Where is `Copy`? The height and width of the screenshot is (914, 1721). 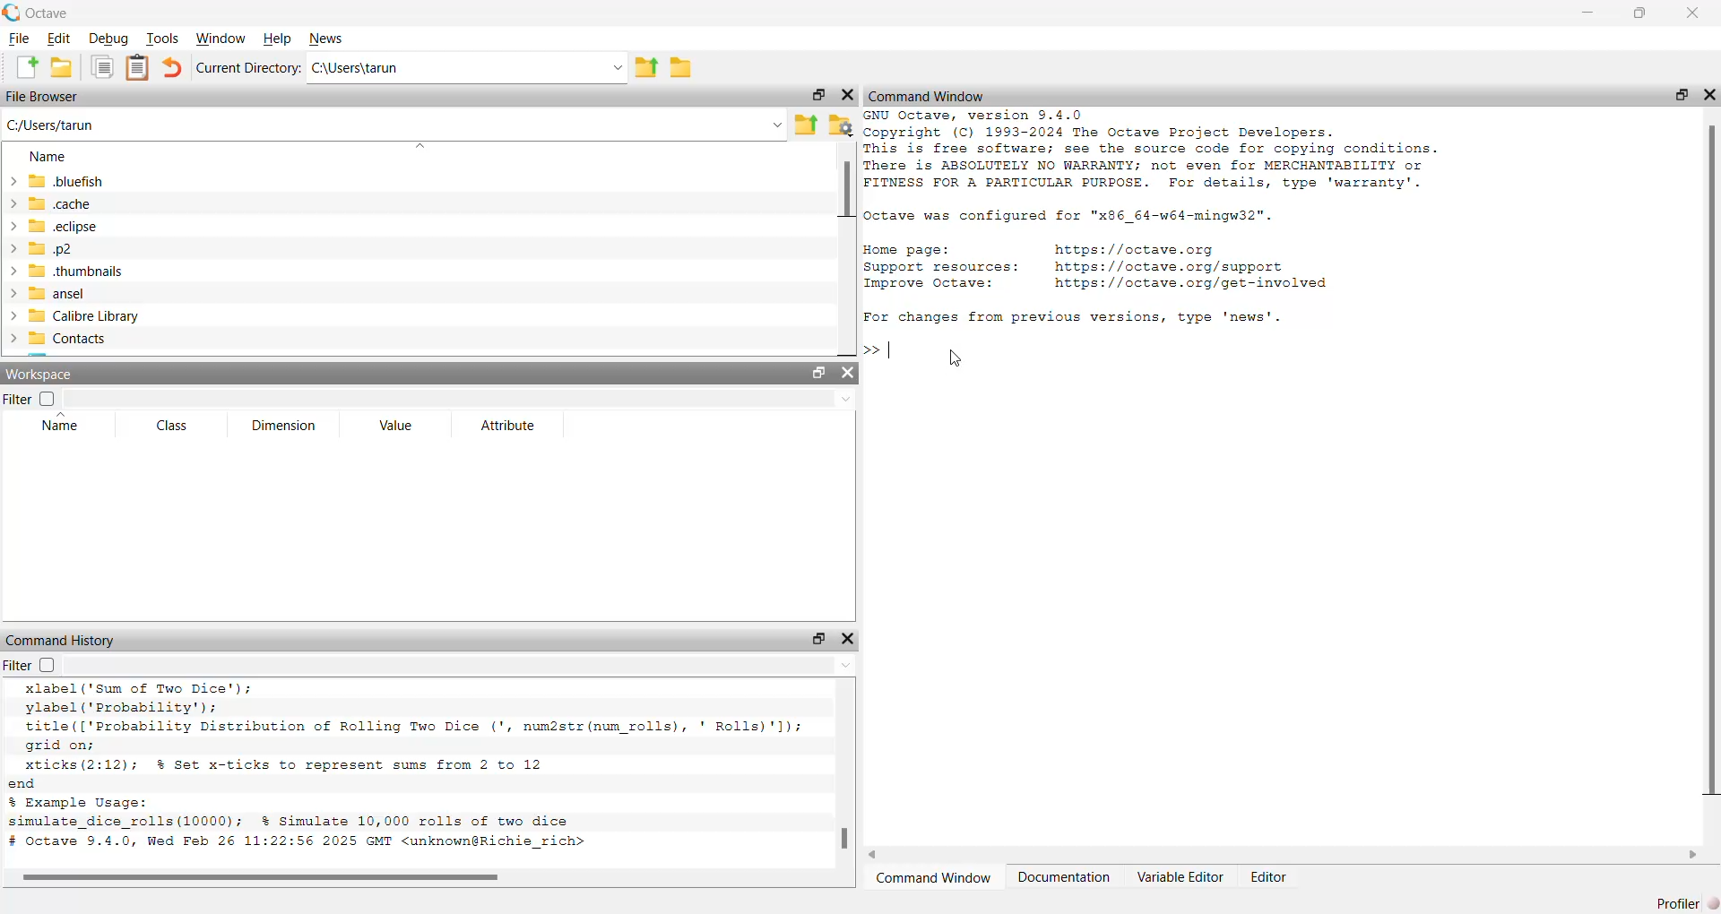
Copy is located at coordinates (101, 66).